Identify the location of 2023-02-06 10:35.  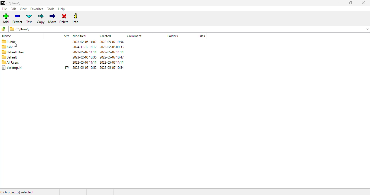
(83, 57).